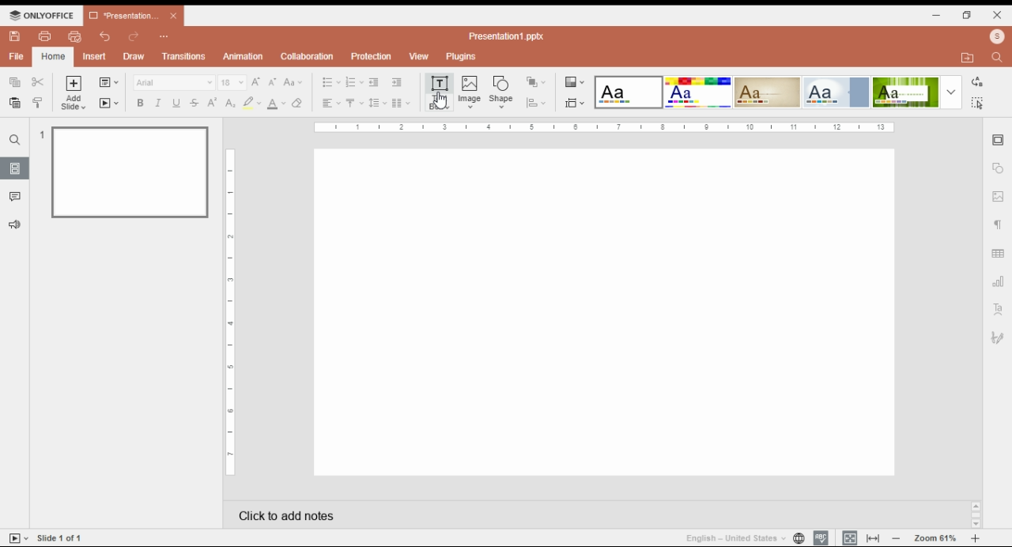 The width and height of the screenshot is (1012, 547). Describe the element at coordinates (996, 14) in the screenshot. I see `close window` at that location.